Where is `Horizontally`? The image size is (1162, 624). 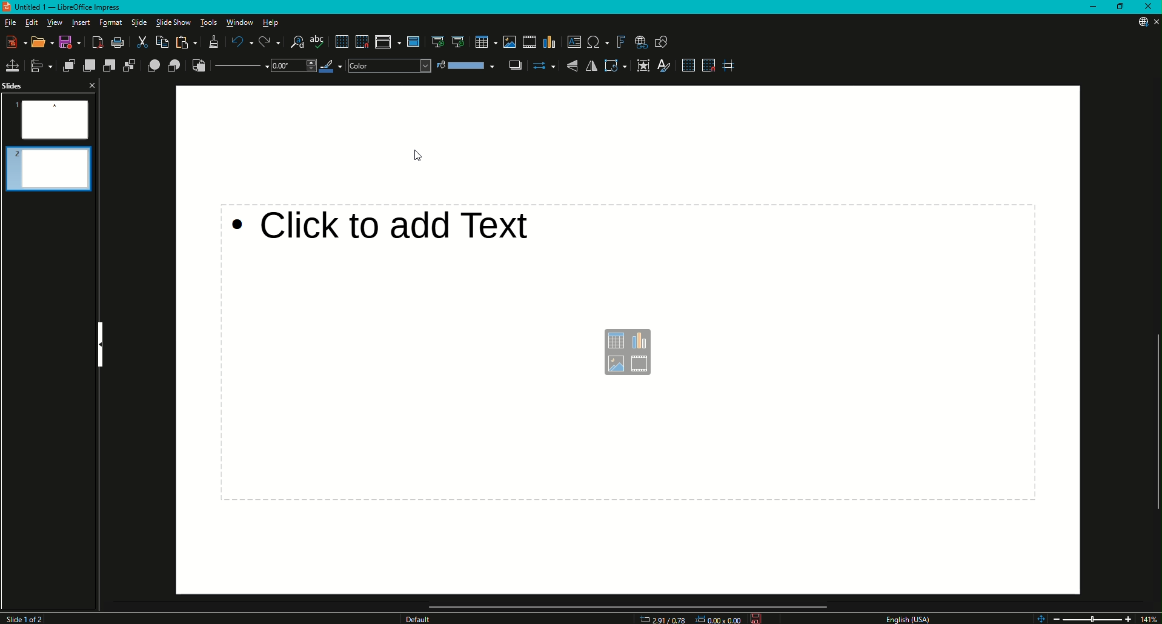
Horizontally is located at coordinates (594, 65).